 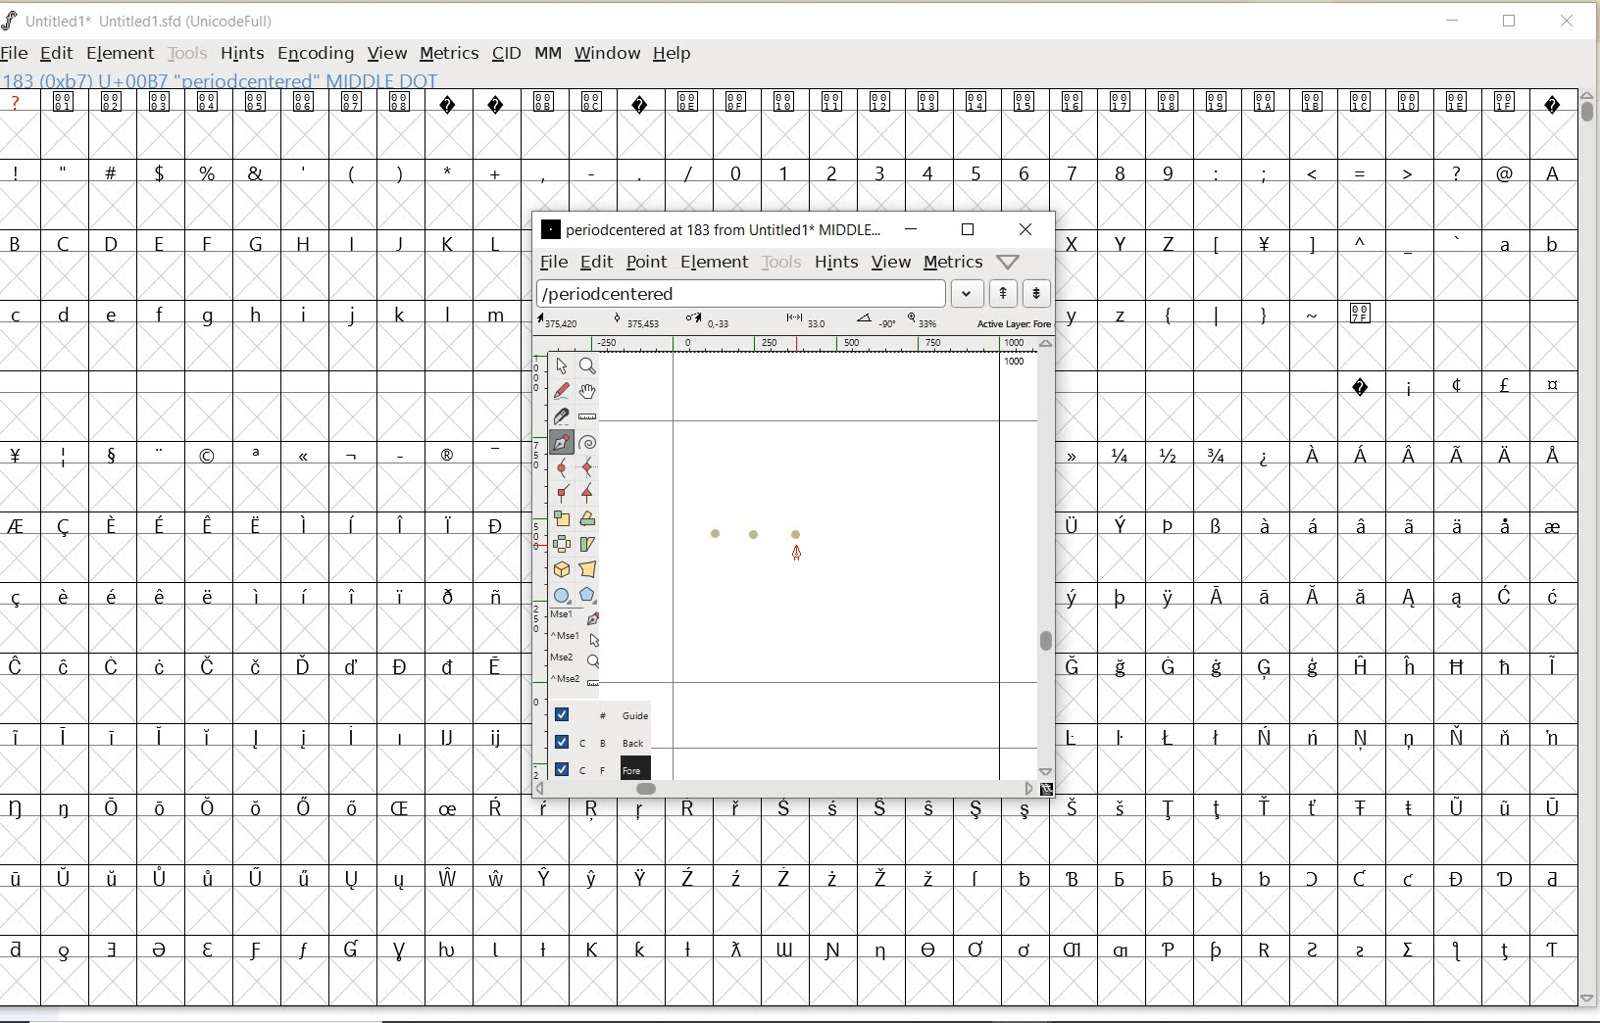 I want to click on special characters, so click(x=1391, y=173).